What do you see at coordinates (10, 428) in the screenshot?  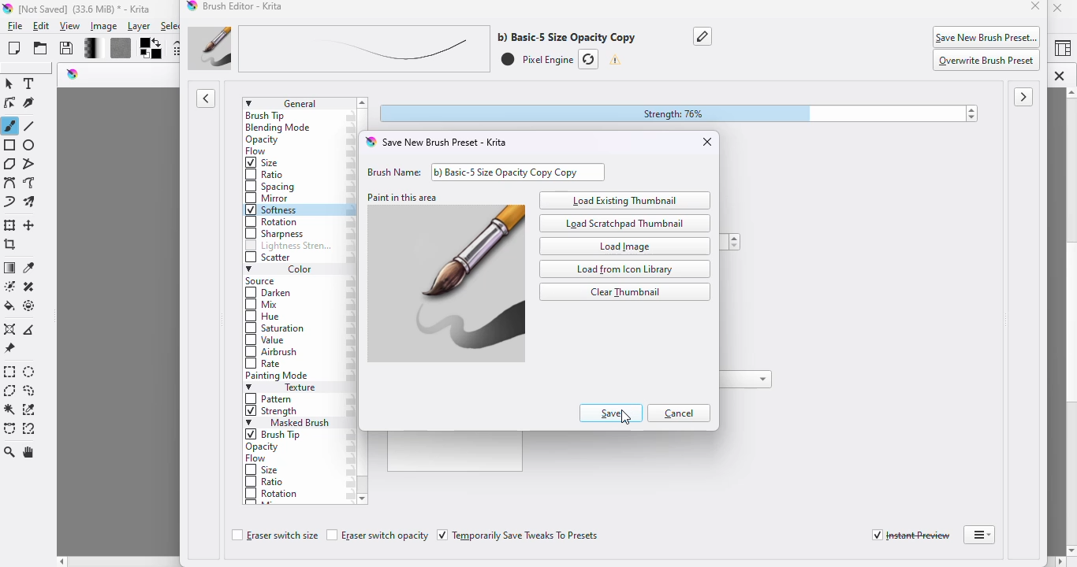 I see `bezier curve selection tool` at bounding box center [10, 428].